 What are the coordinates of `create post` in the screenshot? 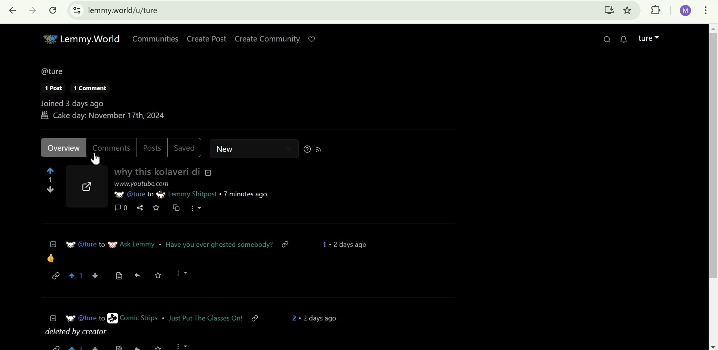 It's located at (208, 39).